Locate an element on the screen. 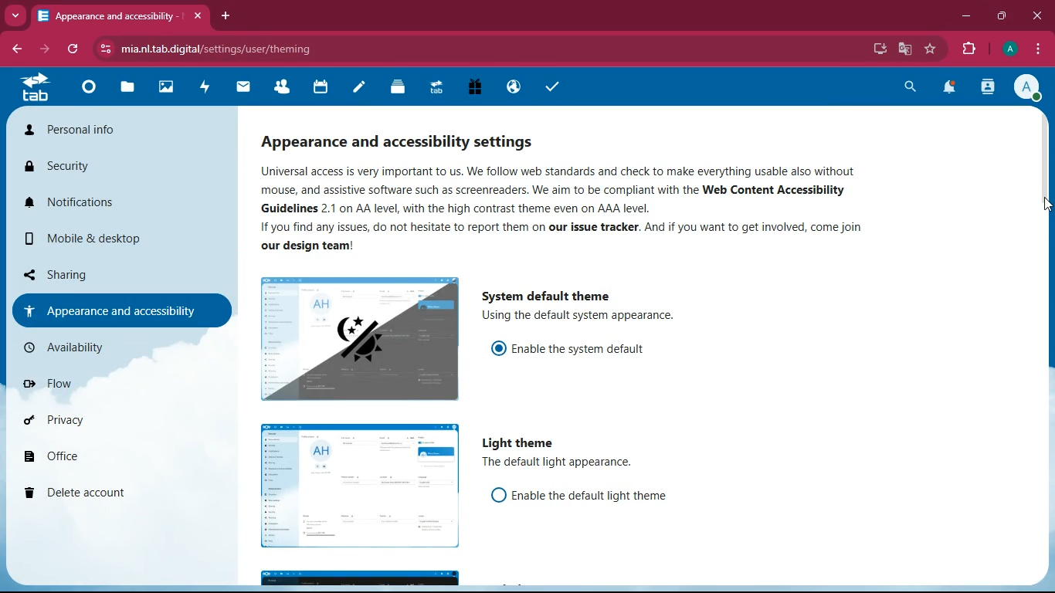  appearance is located at coordinates (113, 310).